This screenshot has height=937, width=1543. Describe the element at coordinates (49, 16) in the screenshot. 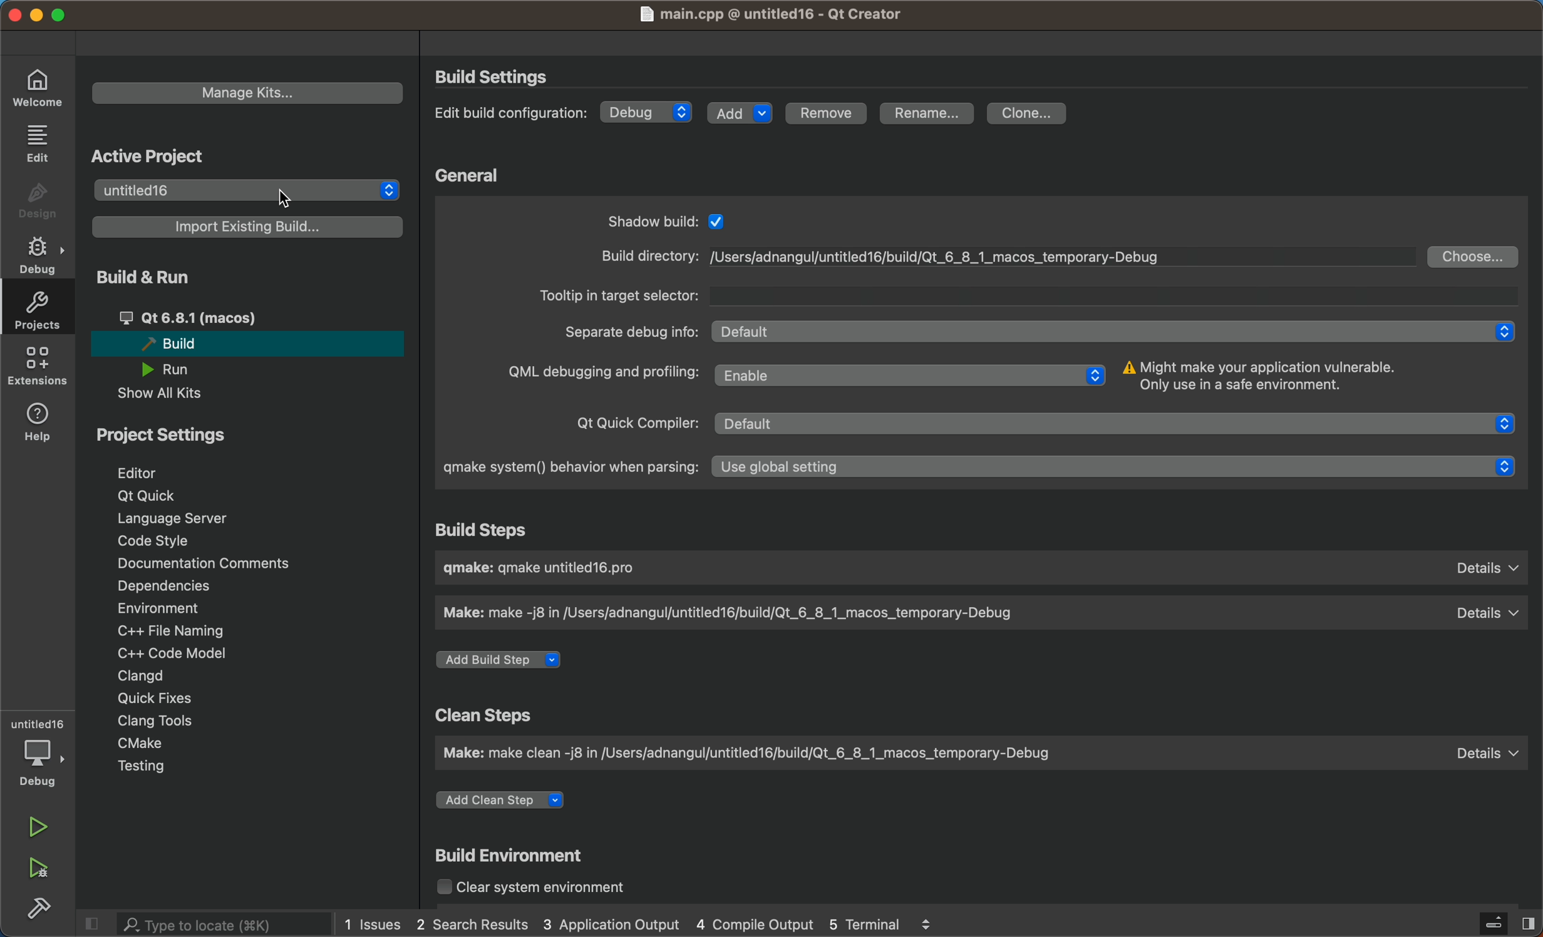

I see `window controls ` at that location.